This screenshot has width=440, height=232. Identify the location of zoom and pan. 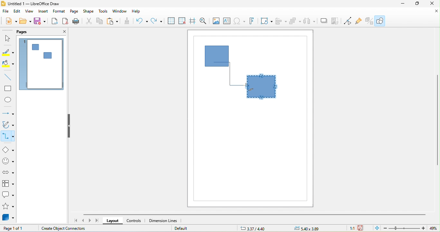
(204, 21).